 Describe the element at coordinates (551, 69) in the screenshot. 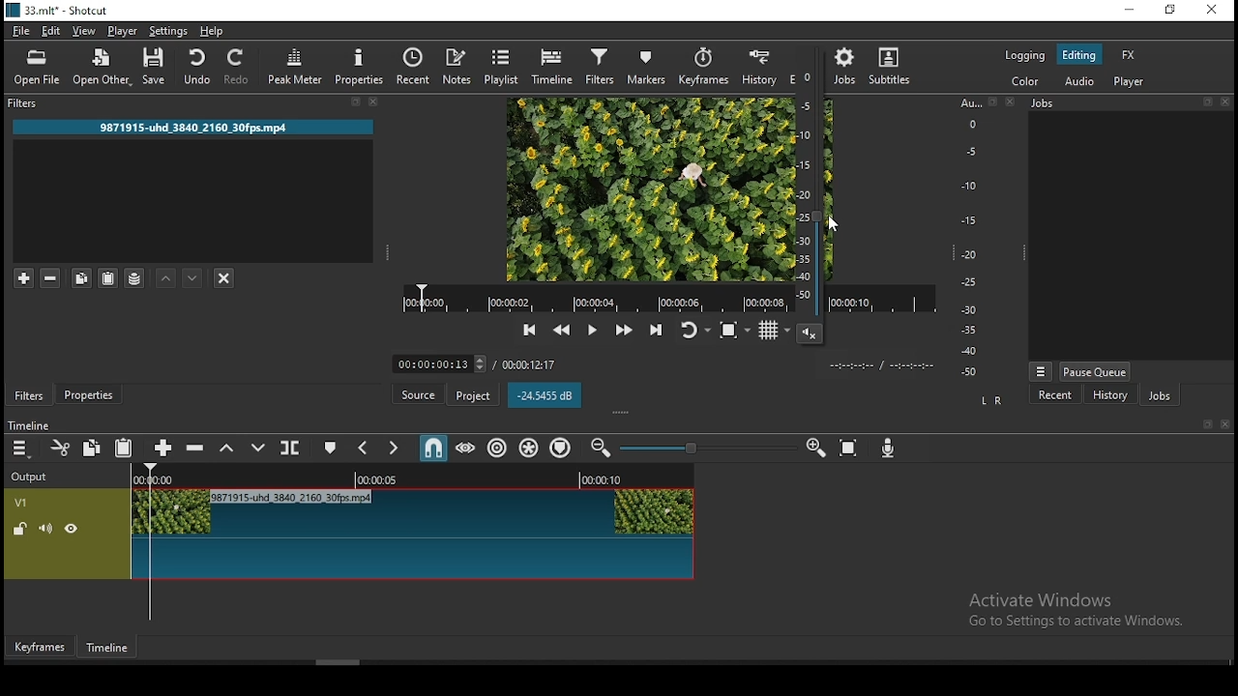

I see `timeline` at that location.